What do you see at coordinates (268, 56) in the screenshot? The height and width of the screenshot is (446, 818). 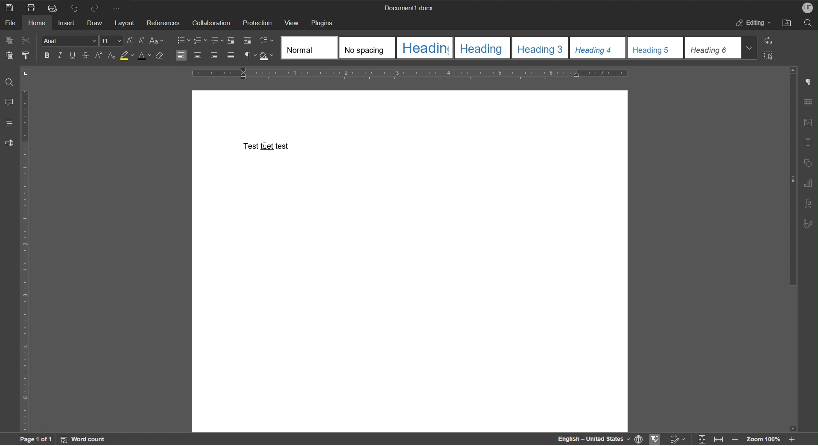 I see `Shadow` at bounding box center [268, 56].